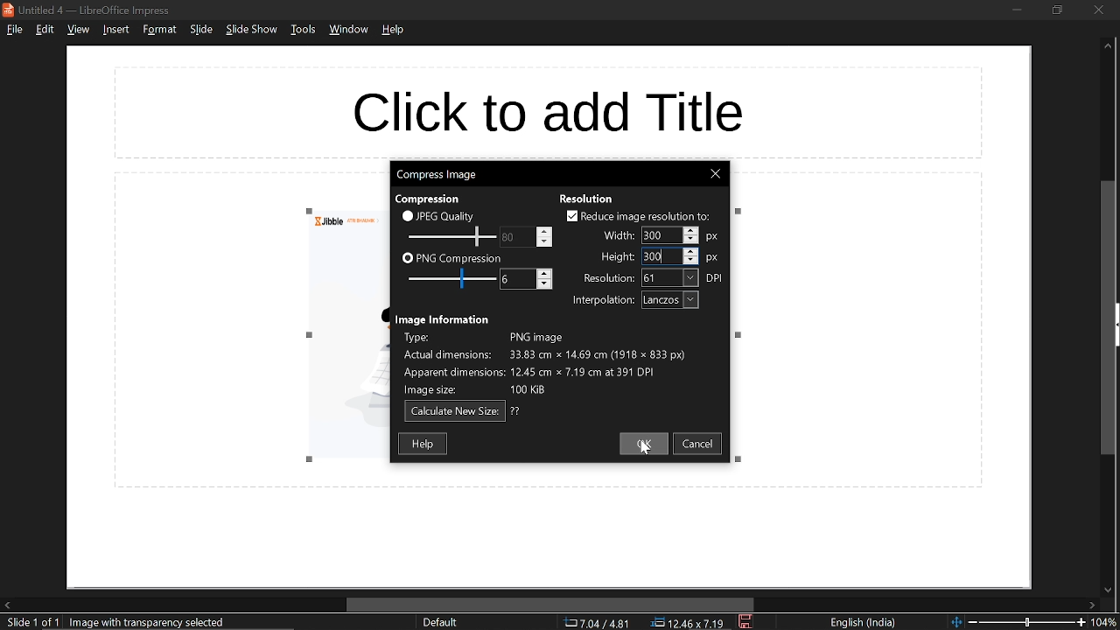 Image resolution: width=1120 pixels, height=630 pixels. I want to click on Decrease , so click(692, 261).